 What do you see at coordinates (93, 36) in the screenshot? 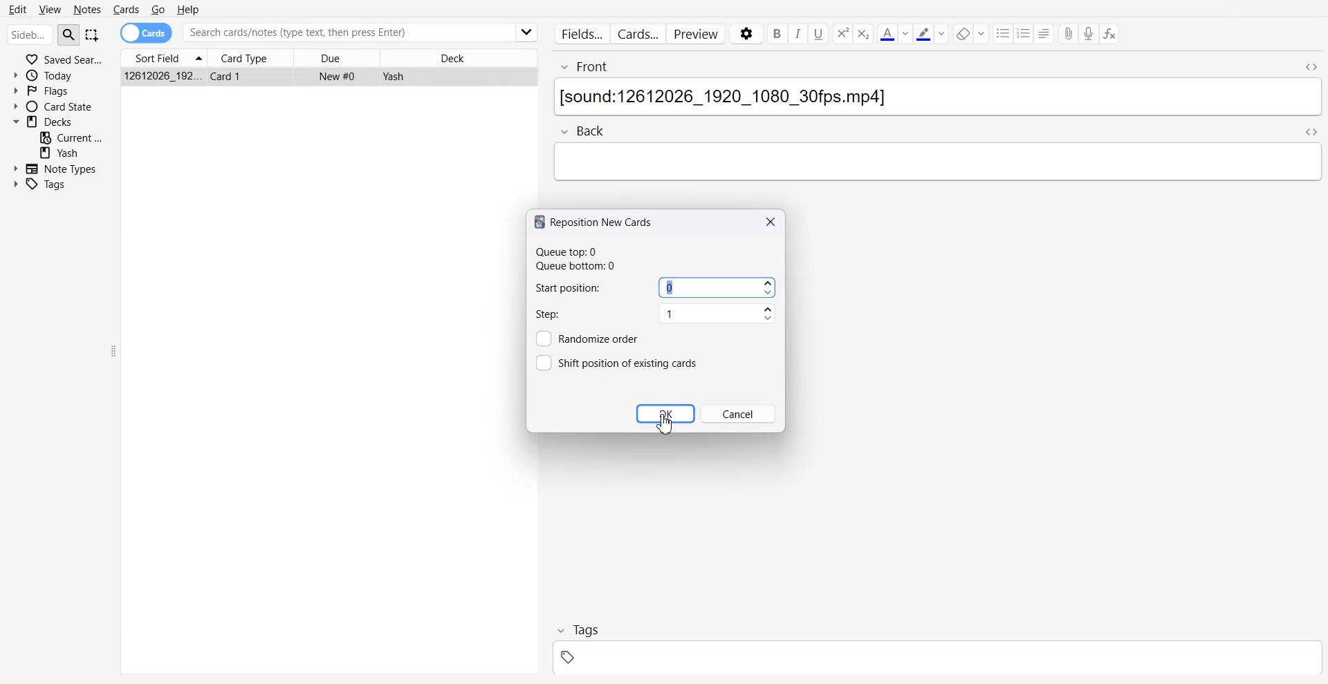
I see `Select` at bounding box center [93, 36].